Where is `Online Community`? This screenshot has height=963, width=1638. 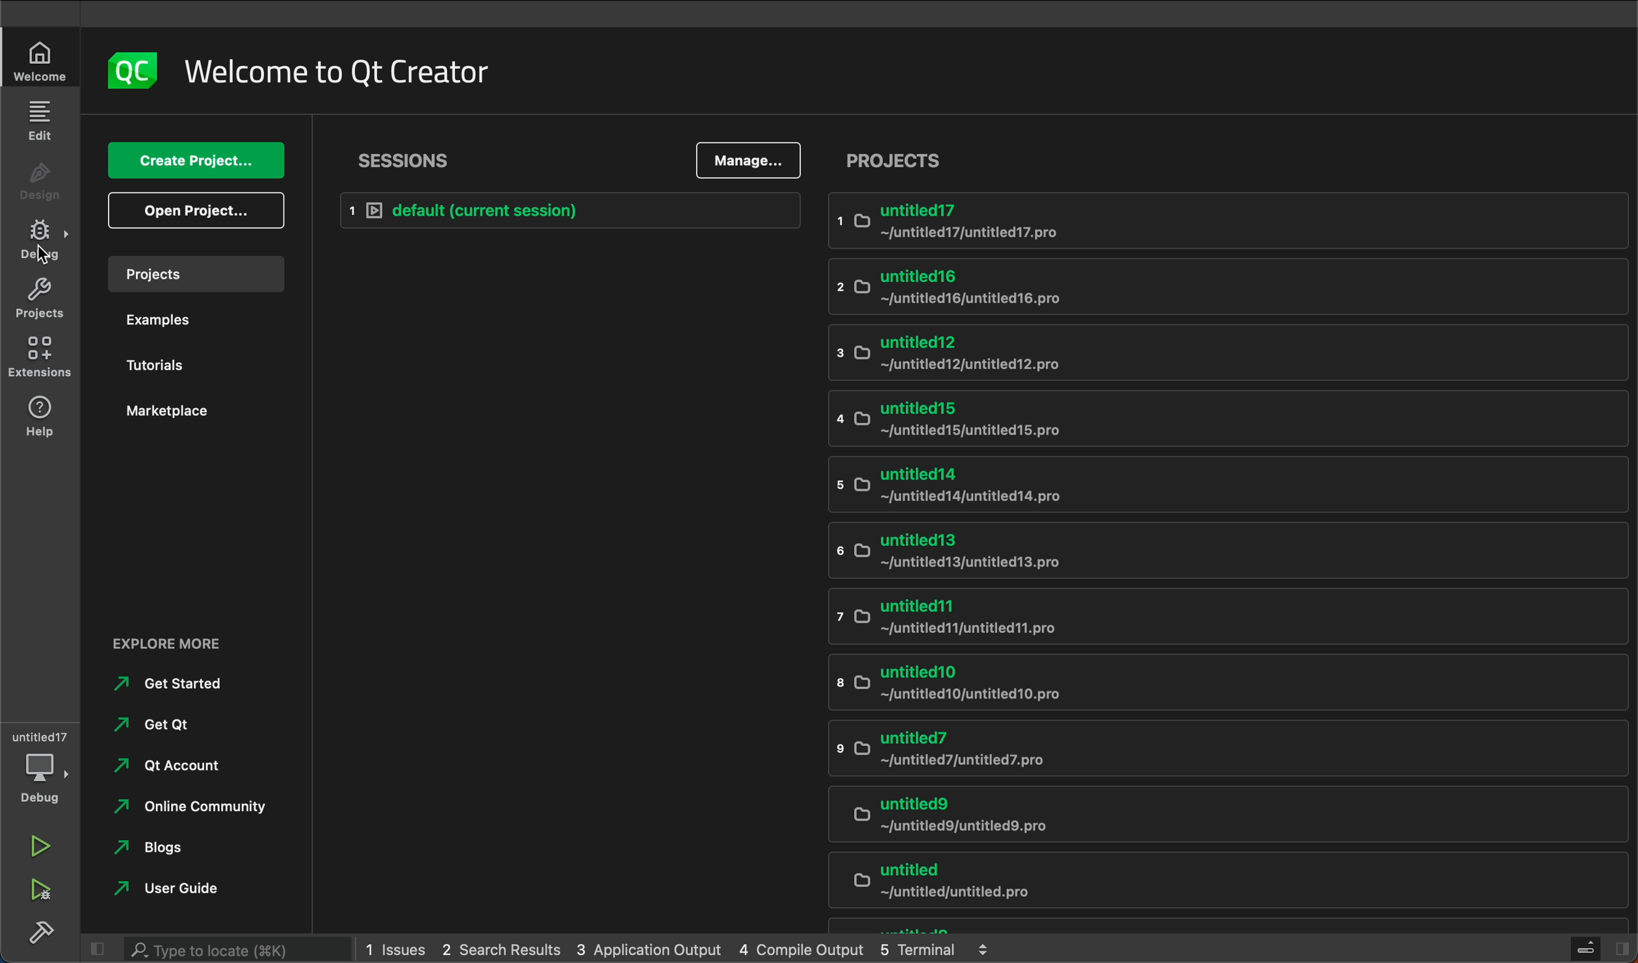
Online Community is located at coordinates (192, 806).